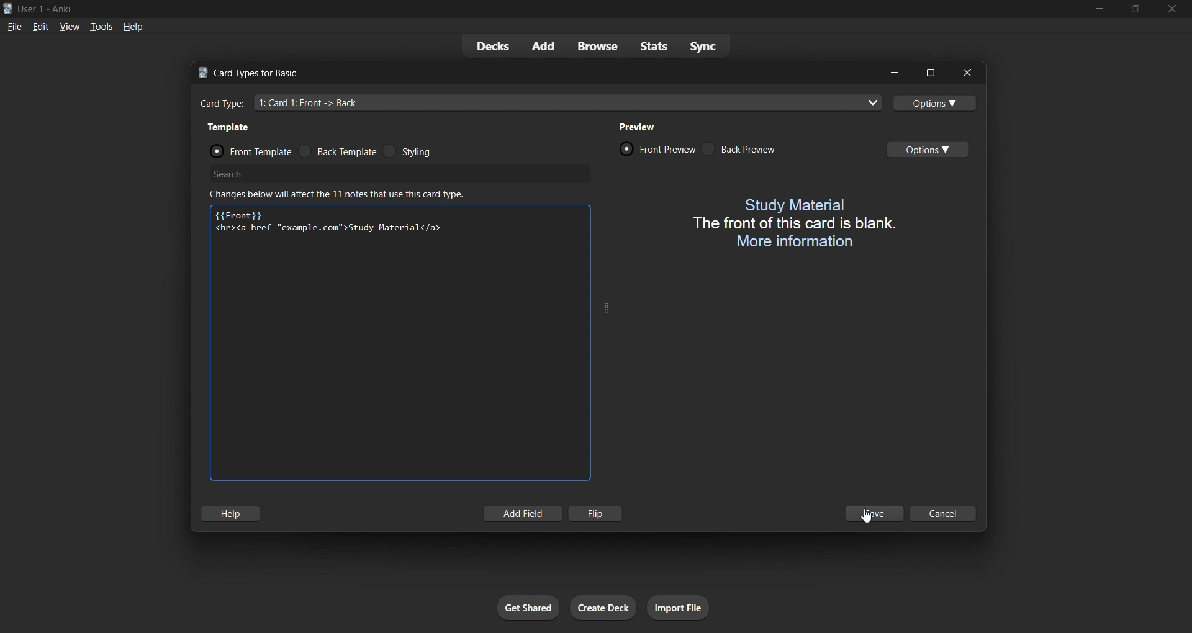 The image size is (1192, 633). Describe the element at coordinates (340, 151) in the screenshot. I see `back template` at that location.